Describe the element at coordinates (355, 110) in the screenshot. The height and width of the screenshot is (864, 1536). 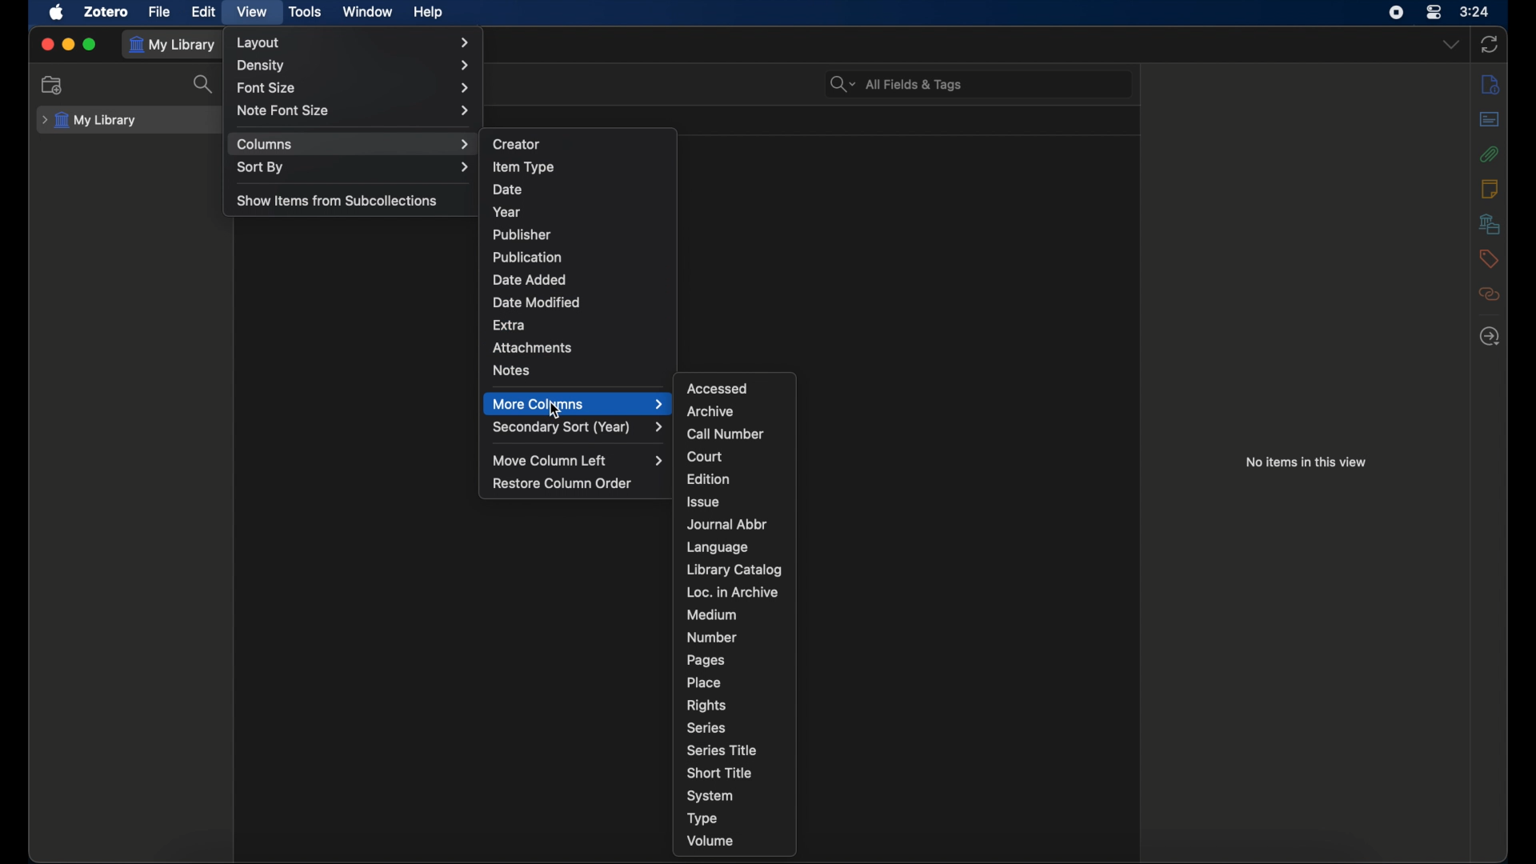
I see `note font size` at that location.